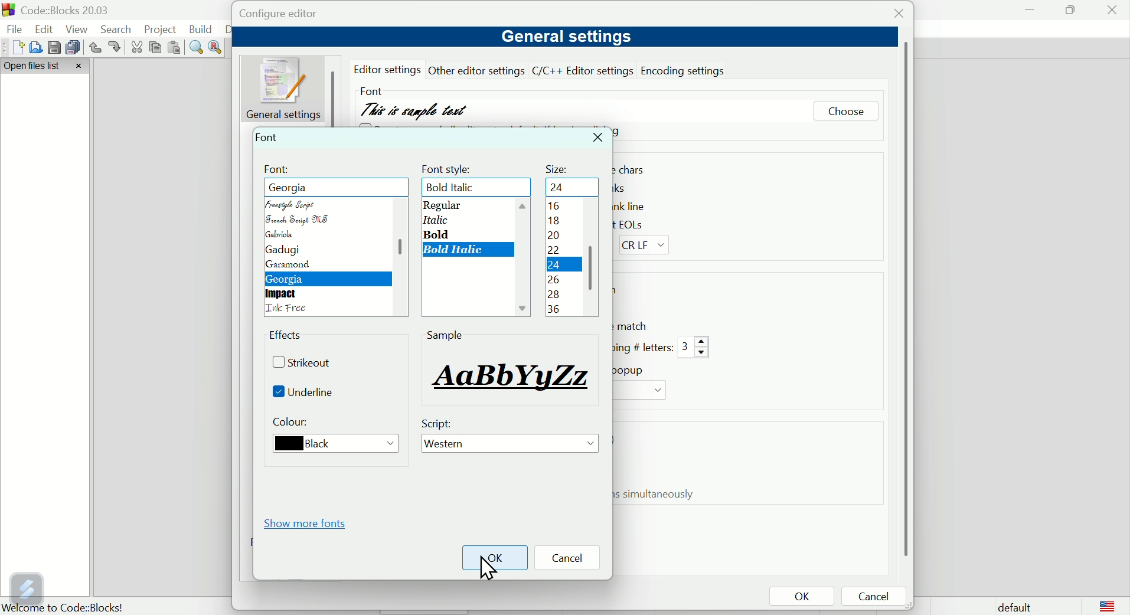 Image resolution: width=1130 pixels, height=615 pixels. What do you see at coordinates (416, 110) in the screenshot?
I see `This is sample text` at bounding box center [416, 110].